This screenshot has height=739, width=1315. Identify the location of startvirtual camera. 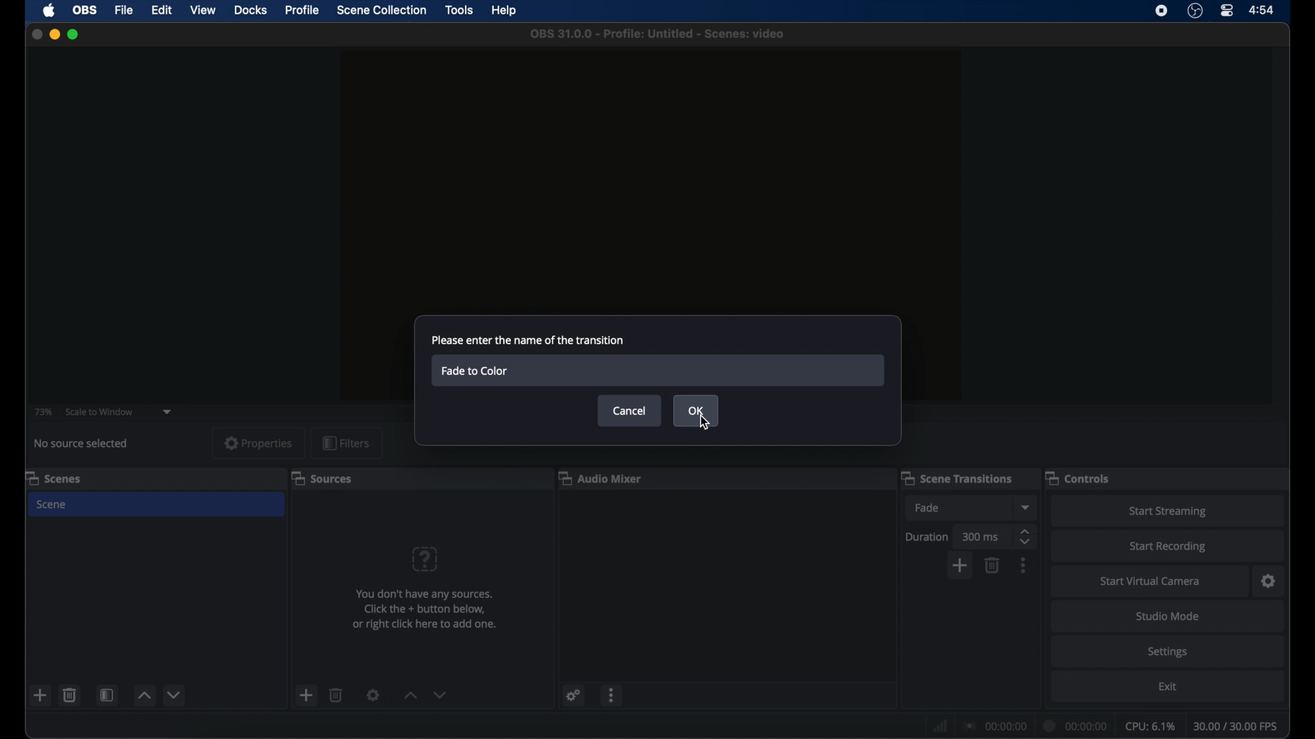
(1150, 582).